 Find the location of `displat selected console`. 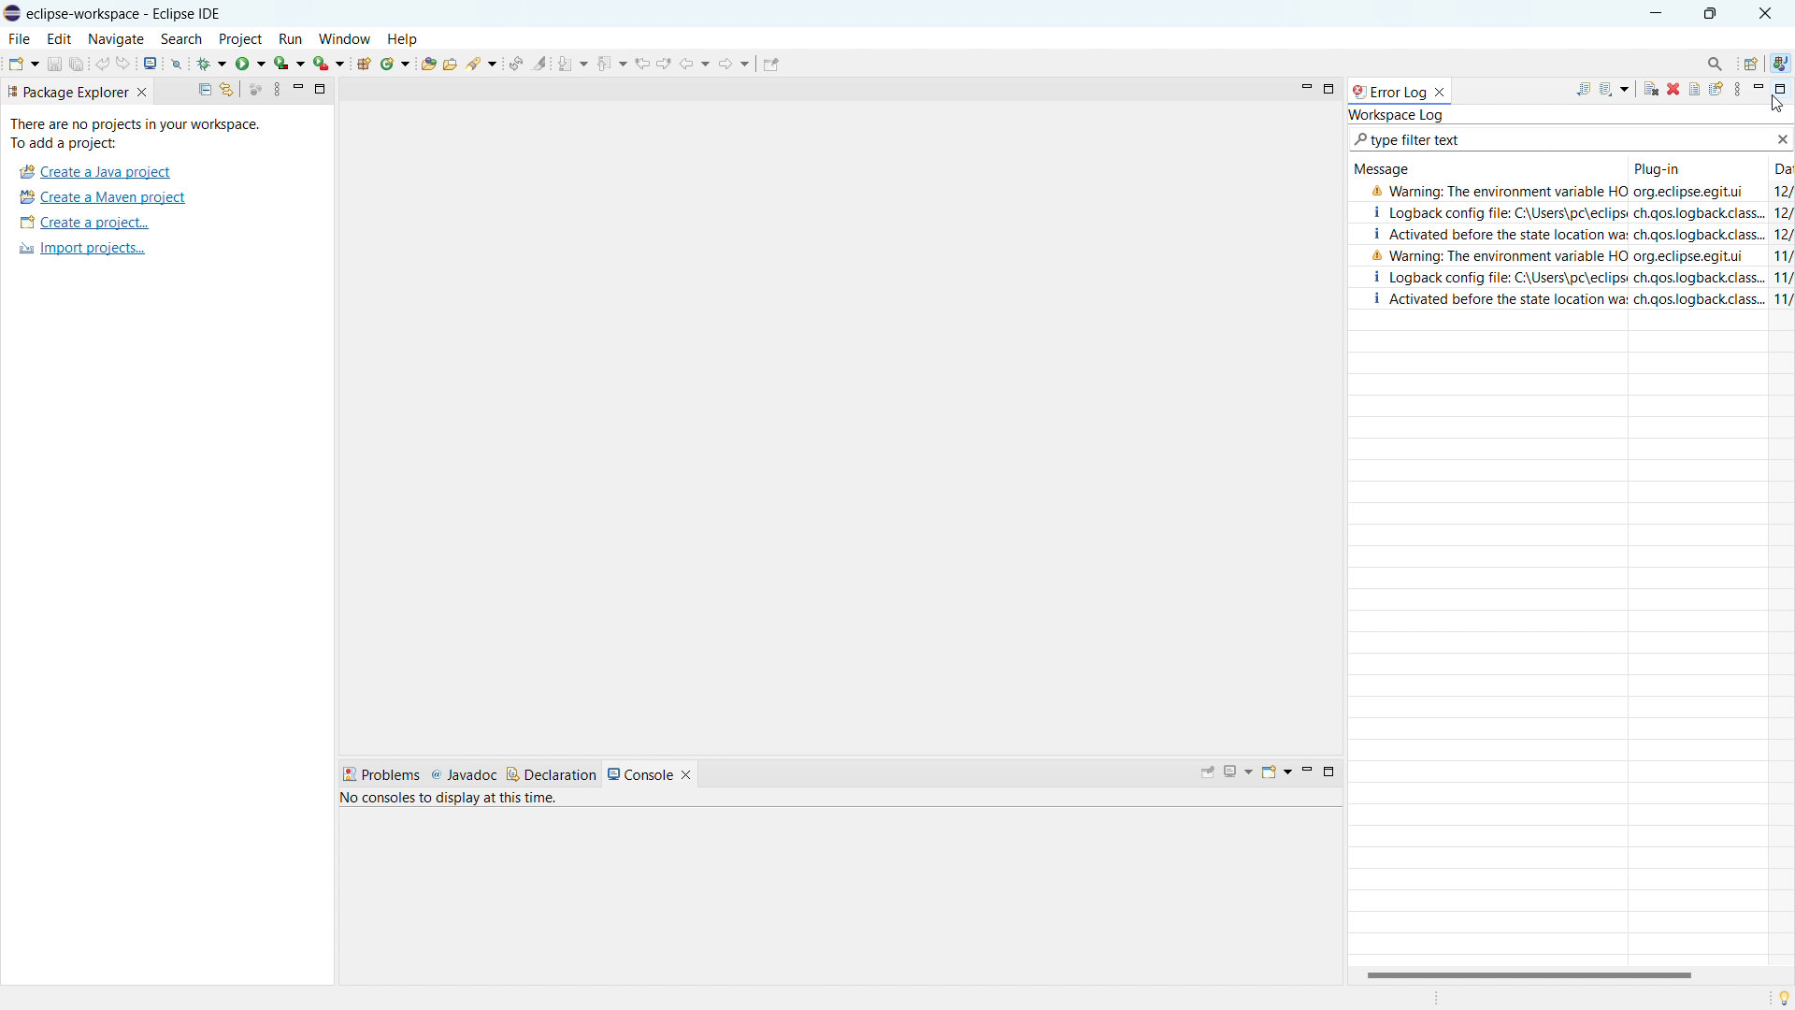

displat selected console is located at coordinates (1238, 770).